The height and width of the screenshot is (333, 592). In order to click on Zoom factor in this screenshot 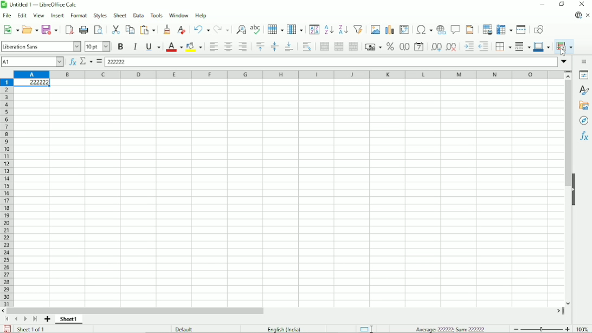, I will do `click(582, 329)`.